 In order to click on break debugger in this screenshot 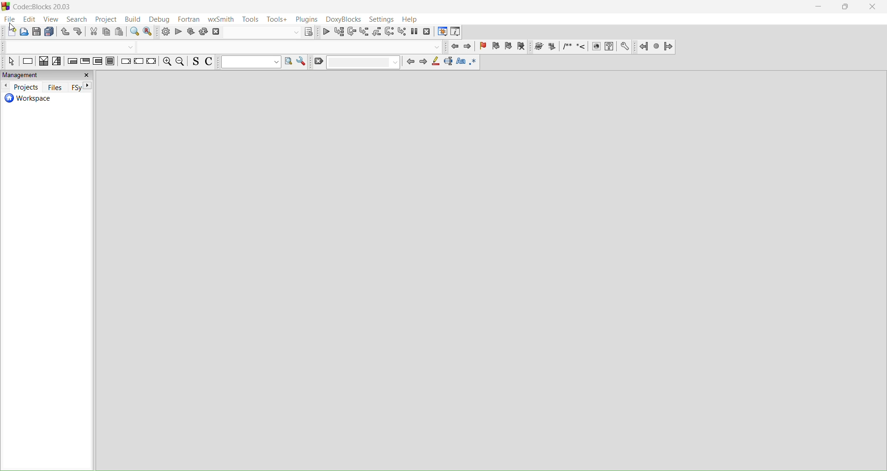, I will do `click(414, 31)`.